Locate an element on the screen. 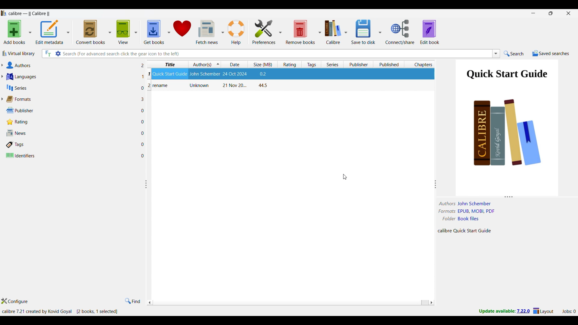 This screenshot has height=325, width=578. Minimize is located at coordinates (533, 13).